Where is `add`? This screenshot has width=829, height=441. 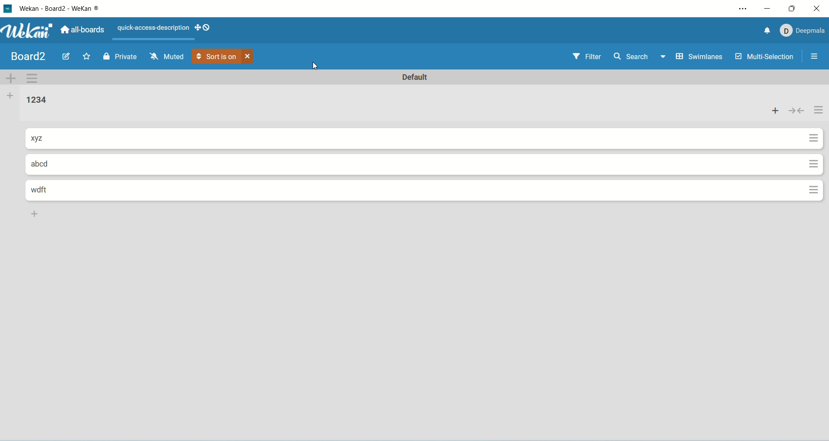 add is located at coordinates (775, 111).